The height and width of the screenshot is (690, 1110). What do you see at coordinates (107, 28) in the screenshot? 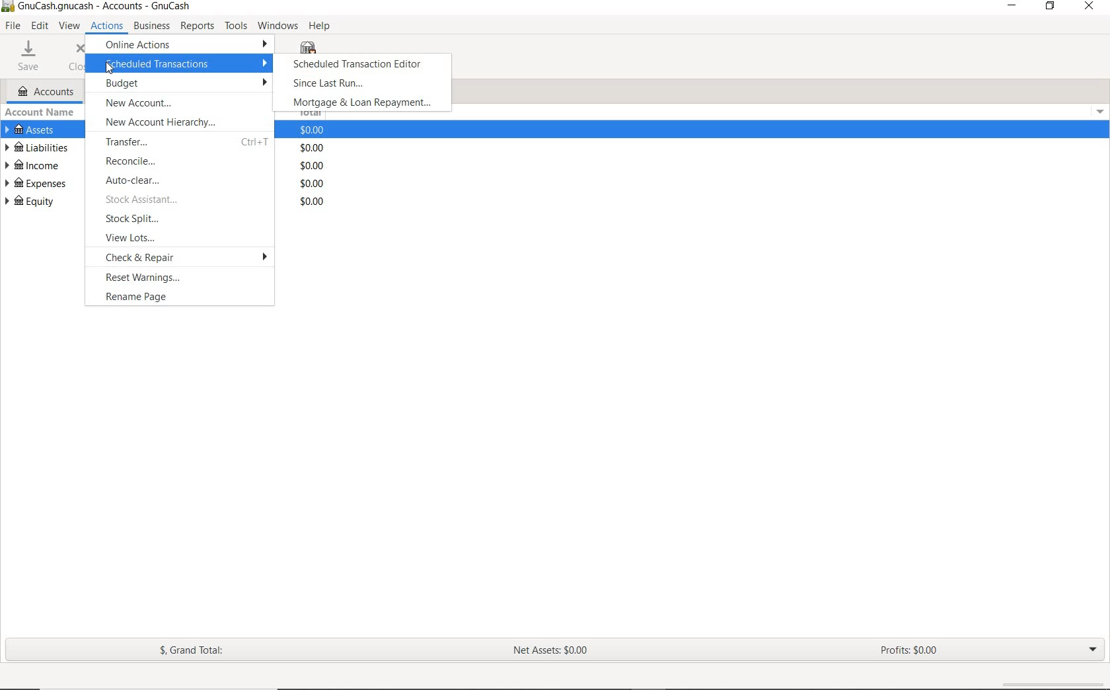
I see `ACTIONS` at bounding box center [107, 28].